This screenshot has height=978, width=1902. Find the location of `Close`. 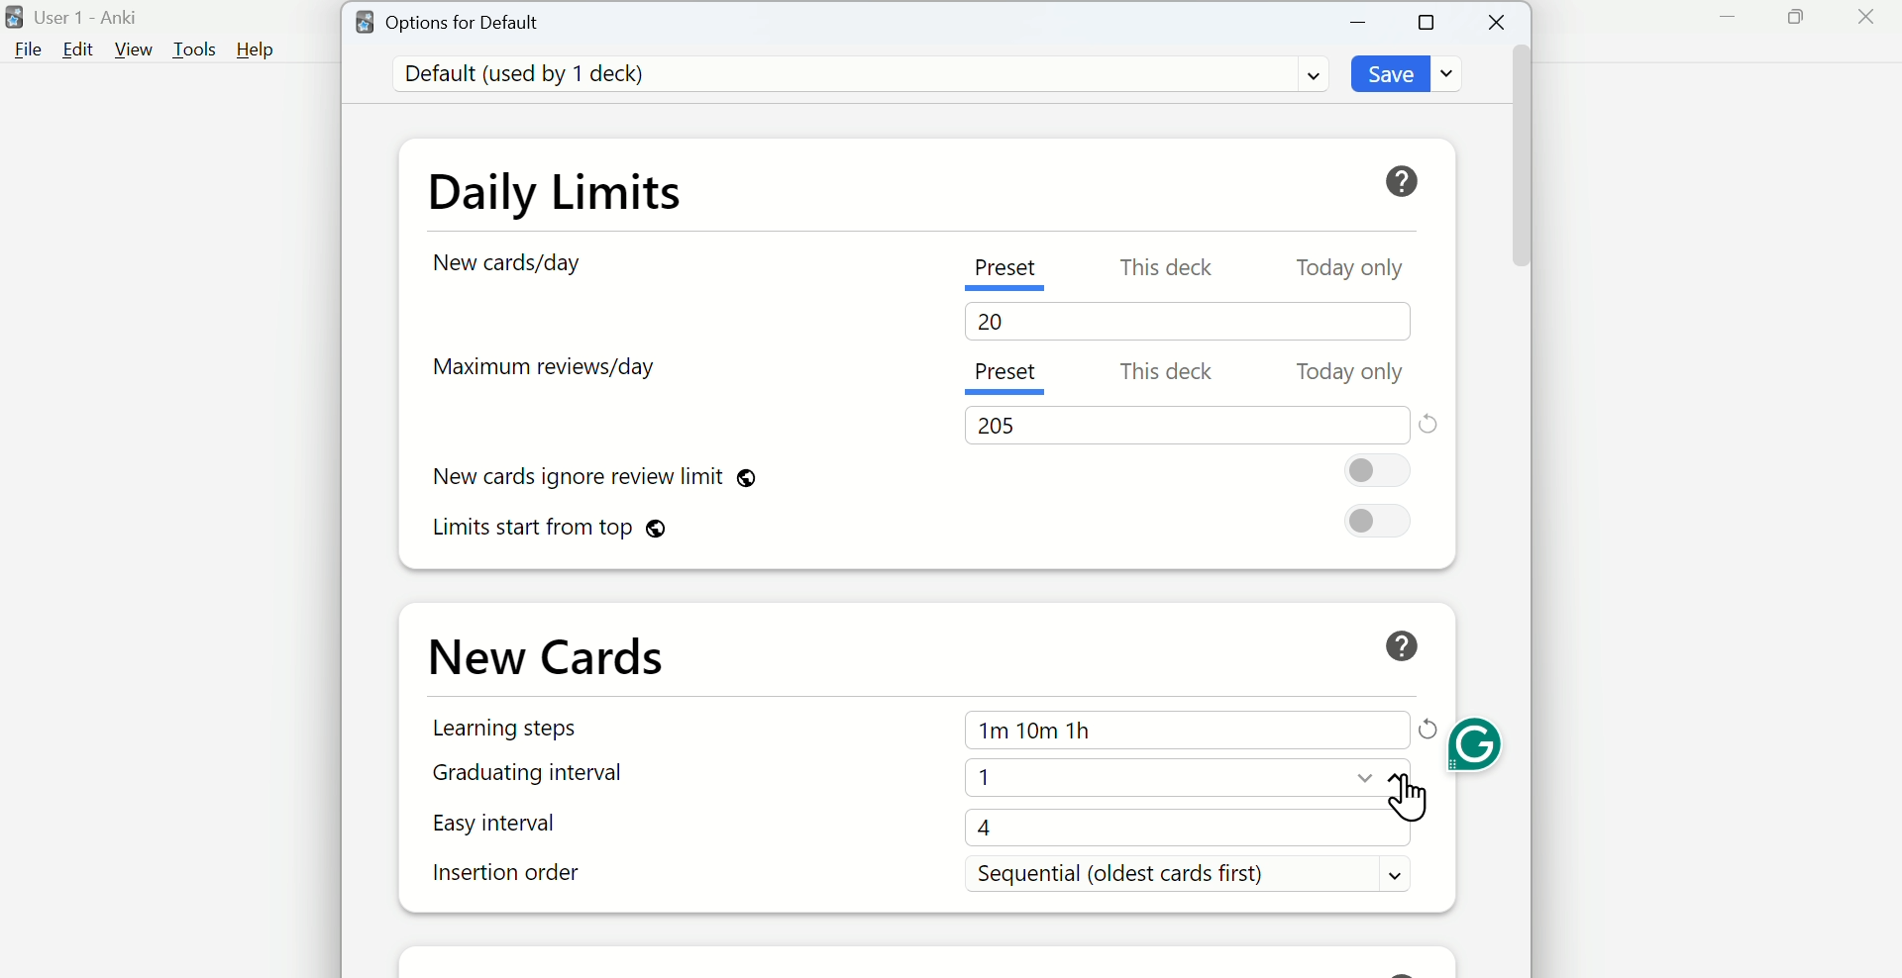

Close is located at coordinates (1497, 20).